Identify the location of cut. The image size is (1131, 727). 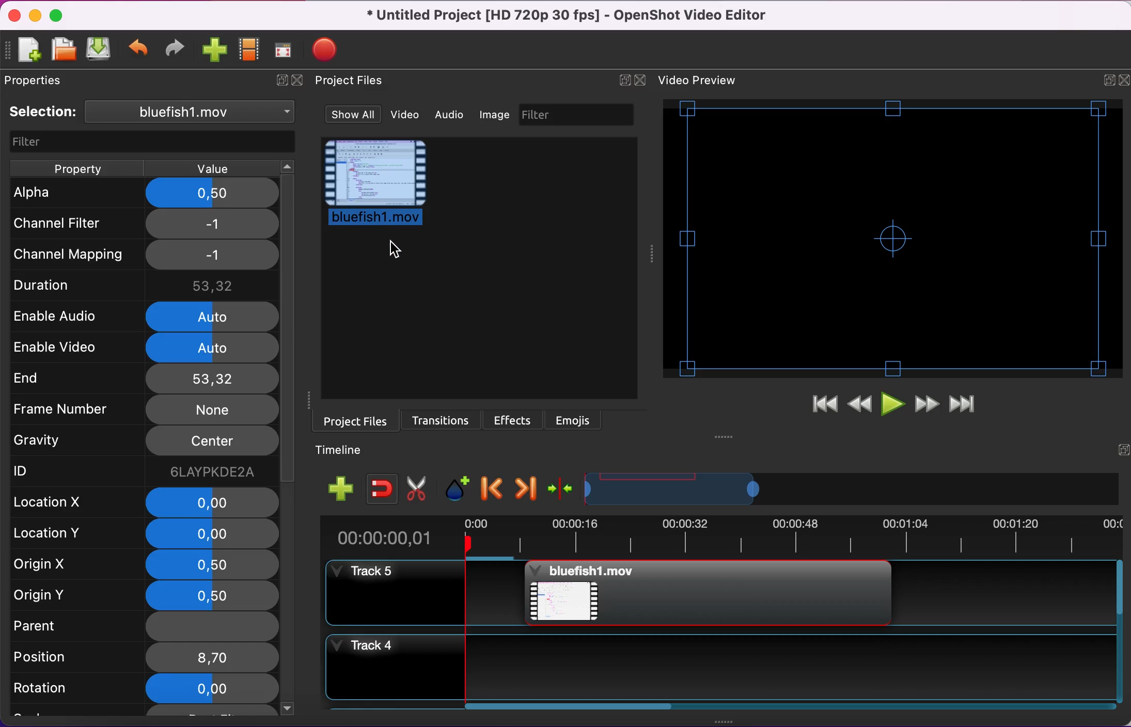
(419, 487).